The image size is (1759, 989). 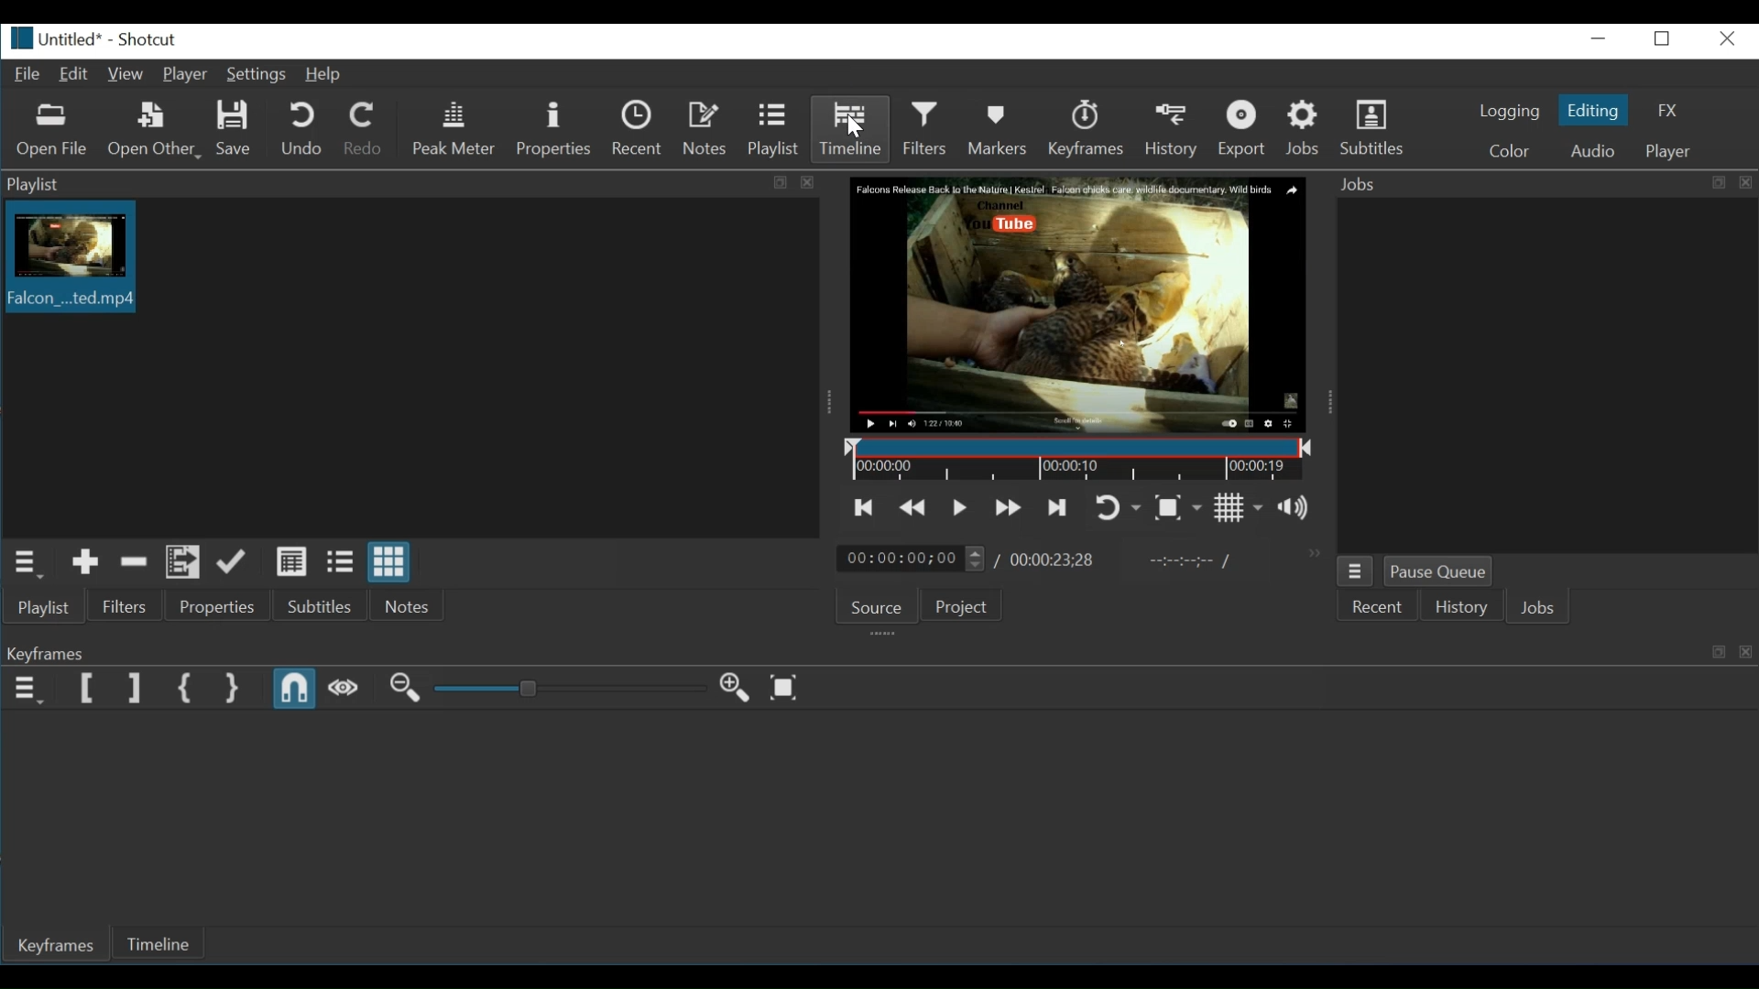 I want to click on Cursor, so click(x=855, y=130).